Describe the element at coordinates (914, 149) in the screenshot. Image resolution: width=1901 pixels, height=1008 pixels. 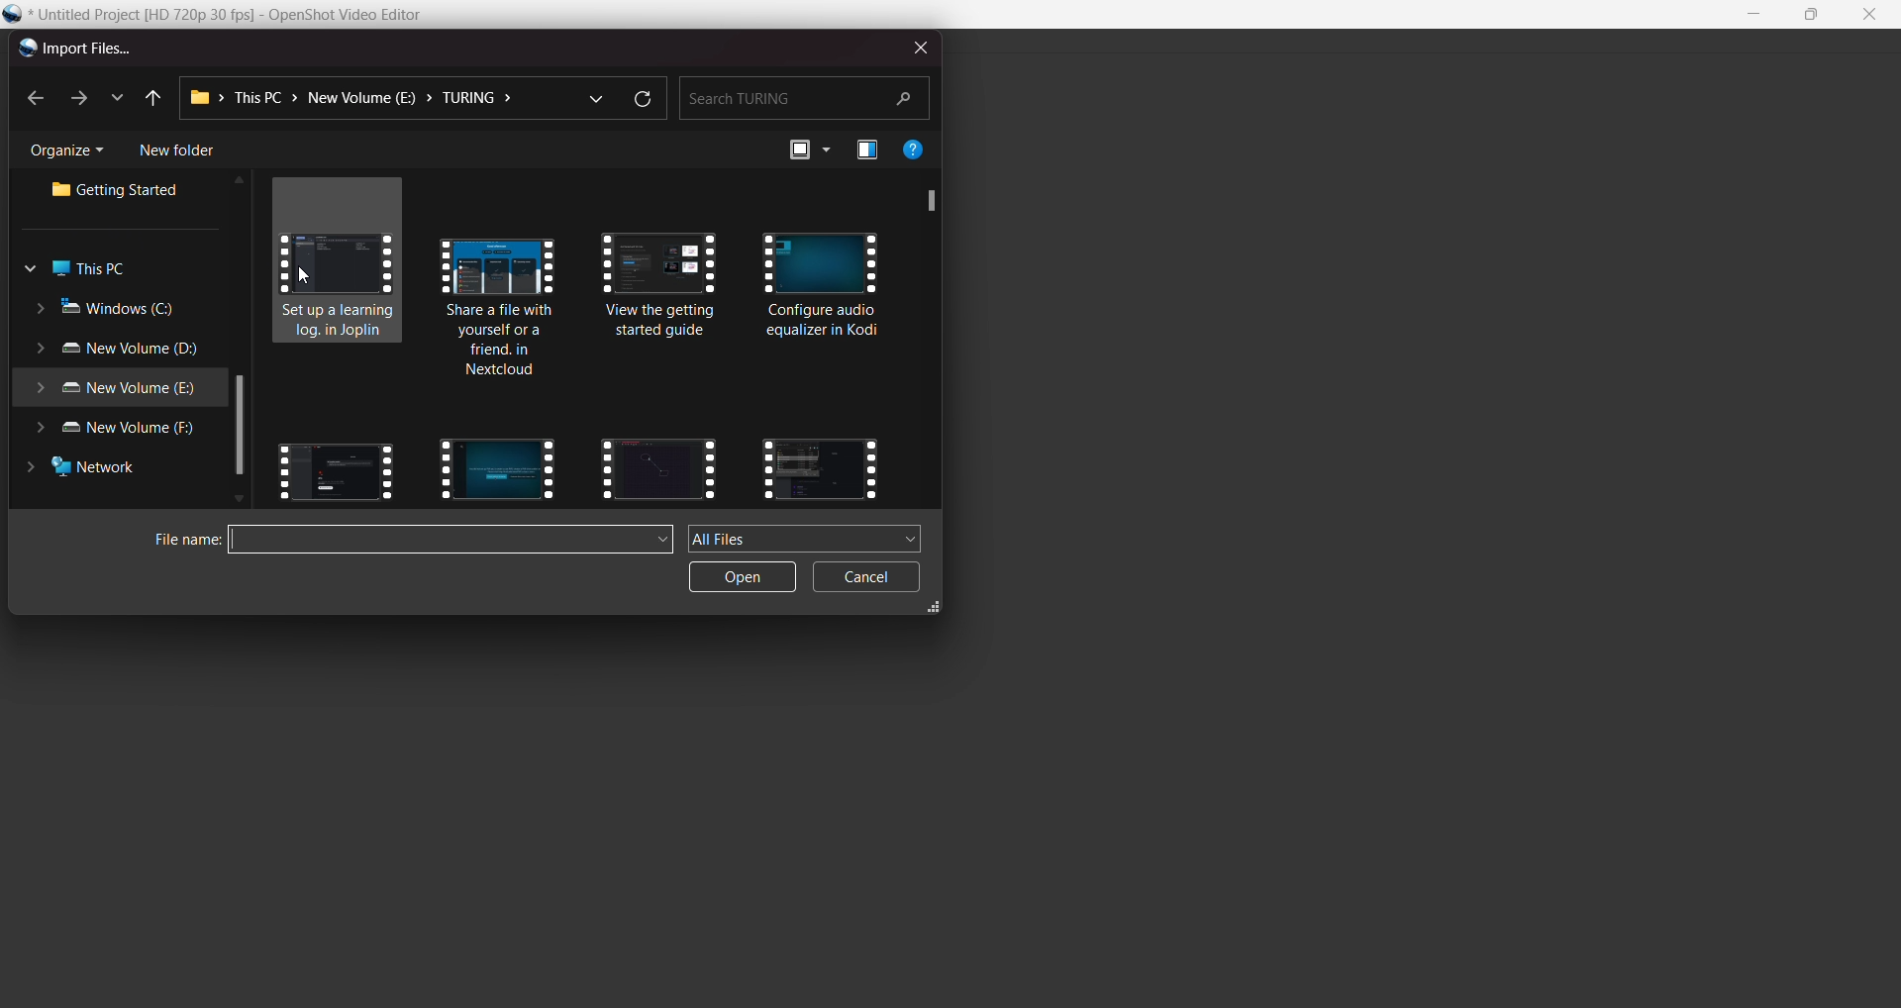
I see `help` at that location.